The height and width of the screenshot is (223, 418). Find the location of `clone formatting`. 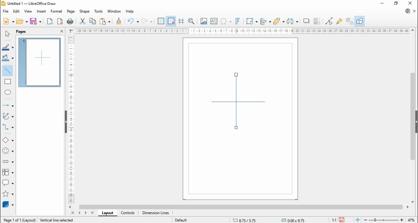

clone formatting is located at coordinates (118, 21).